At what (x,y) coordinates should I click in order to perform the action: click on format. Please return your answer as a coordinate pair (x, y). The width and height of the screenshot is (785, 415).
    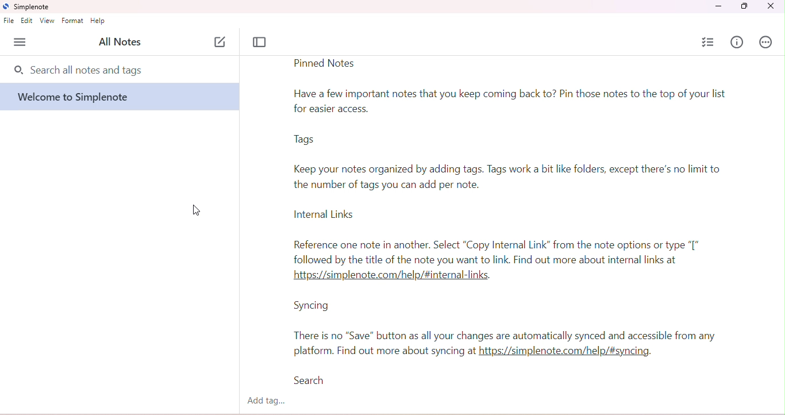
    Looking at the image, I should click on (73, 21).